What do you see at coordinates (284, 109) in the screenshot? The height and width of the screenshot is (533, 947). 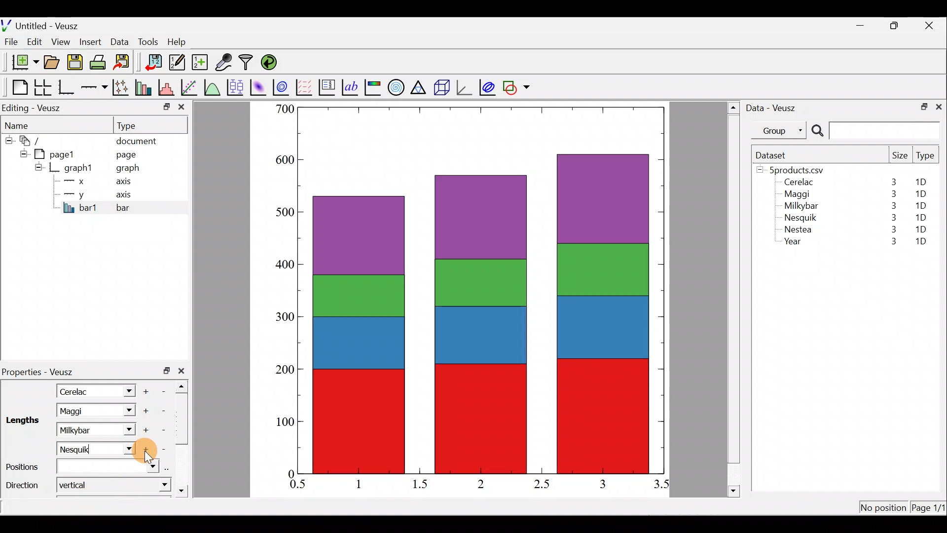 I see `500` at bounding box center [284, 109].